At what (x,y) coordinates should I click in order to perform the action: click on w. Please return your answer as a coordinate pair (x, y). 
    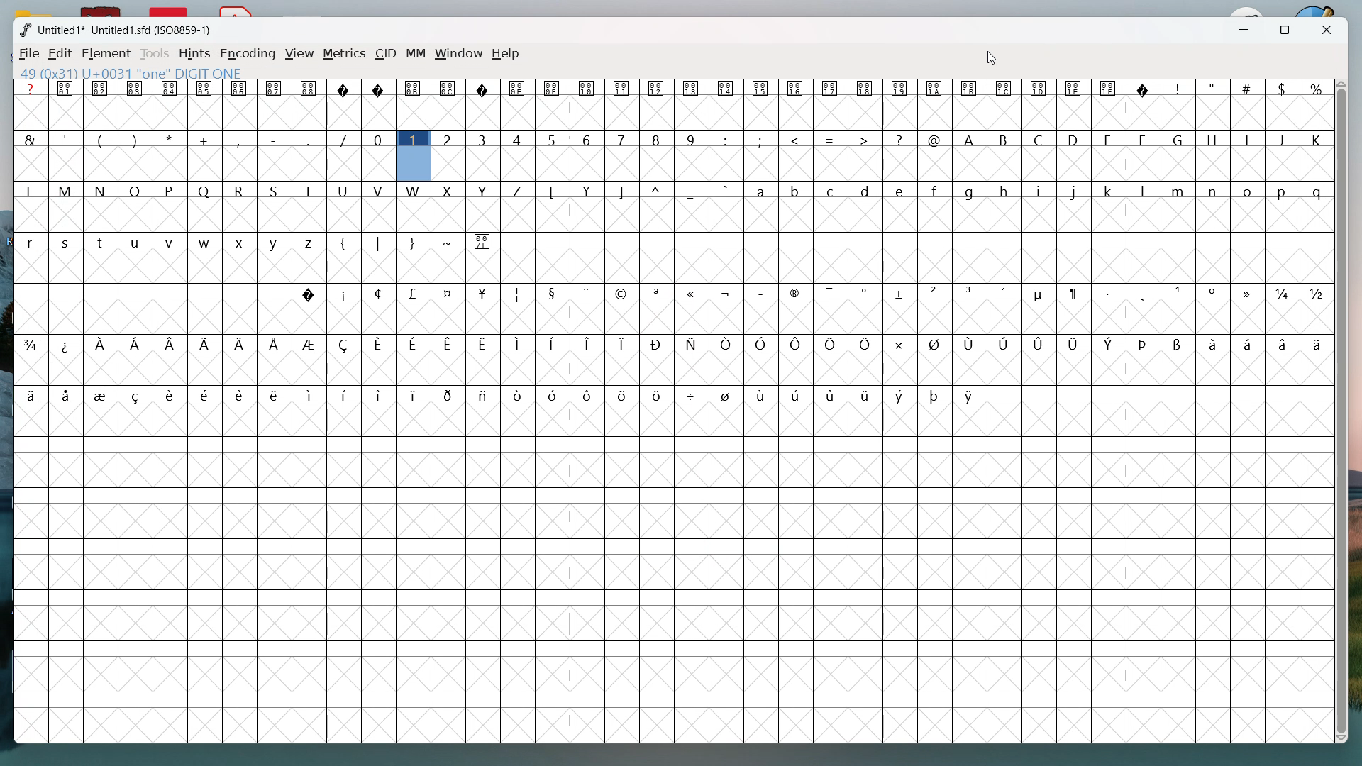
    Looking at the image, I should click on (206, 241).